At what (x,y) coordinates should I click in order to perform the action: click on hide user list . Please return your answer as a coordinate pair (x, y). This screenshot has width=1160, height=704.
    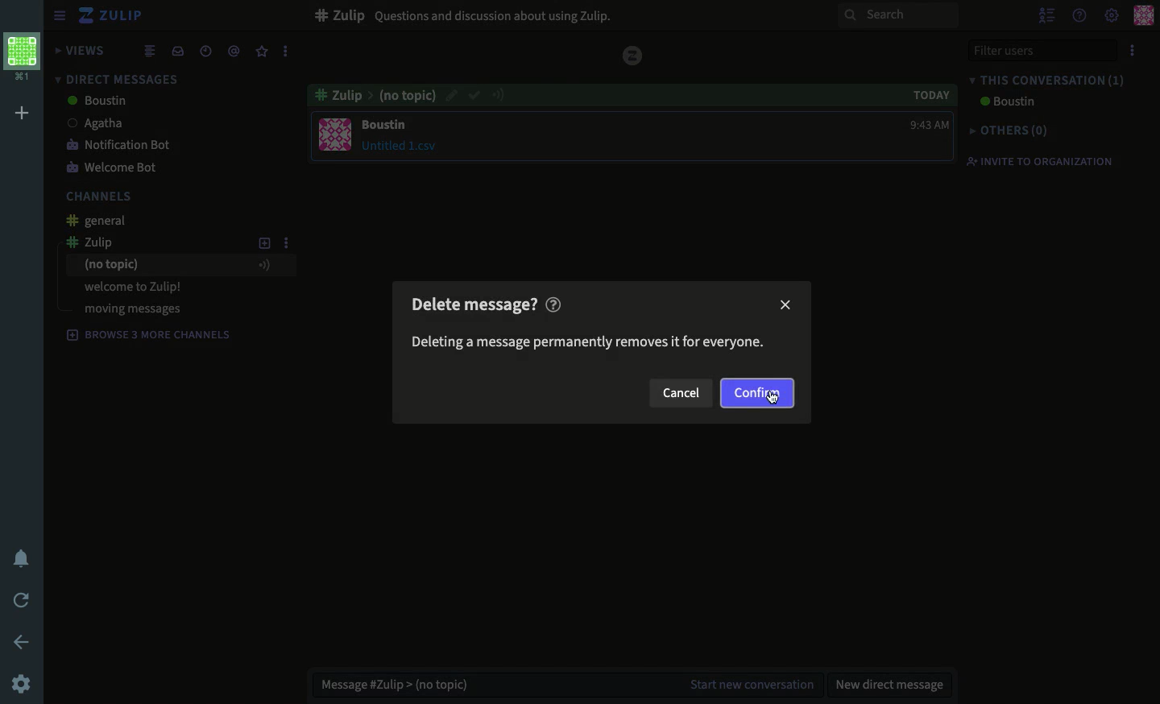
    Looking at the image, I should click on (1049, 14).